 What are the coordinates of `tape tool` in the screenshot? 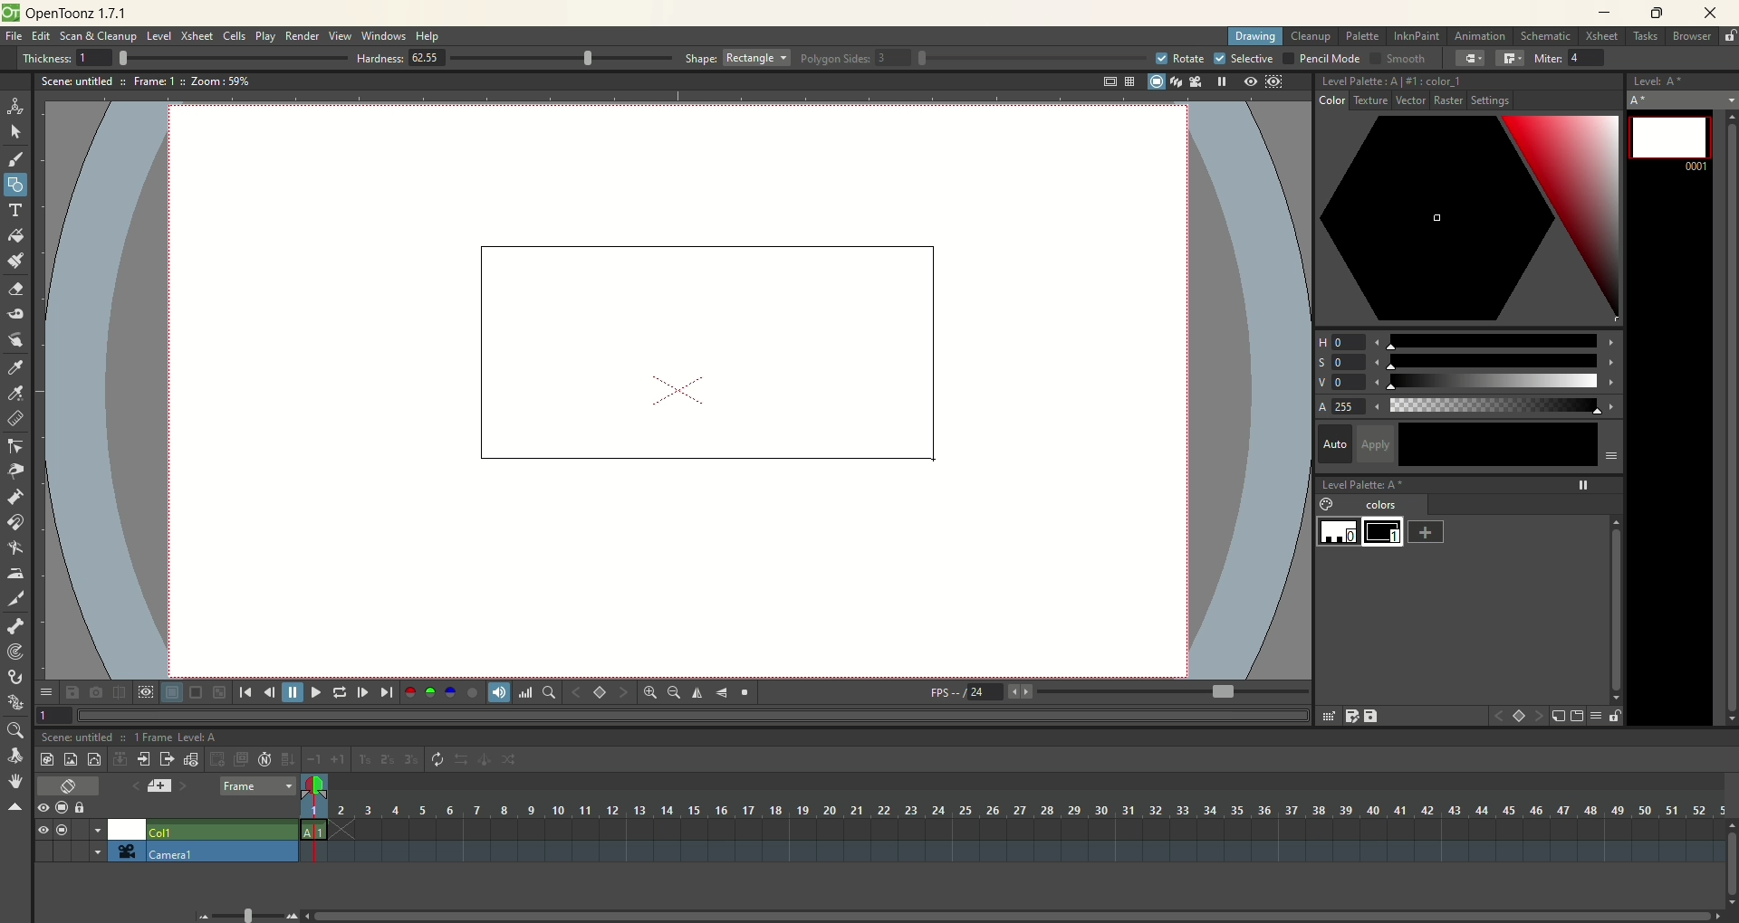 It's located at (14, 314).